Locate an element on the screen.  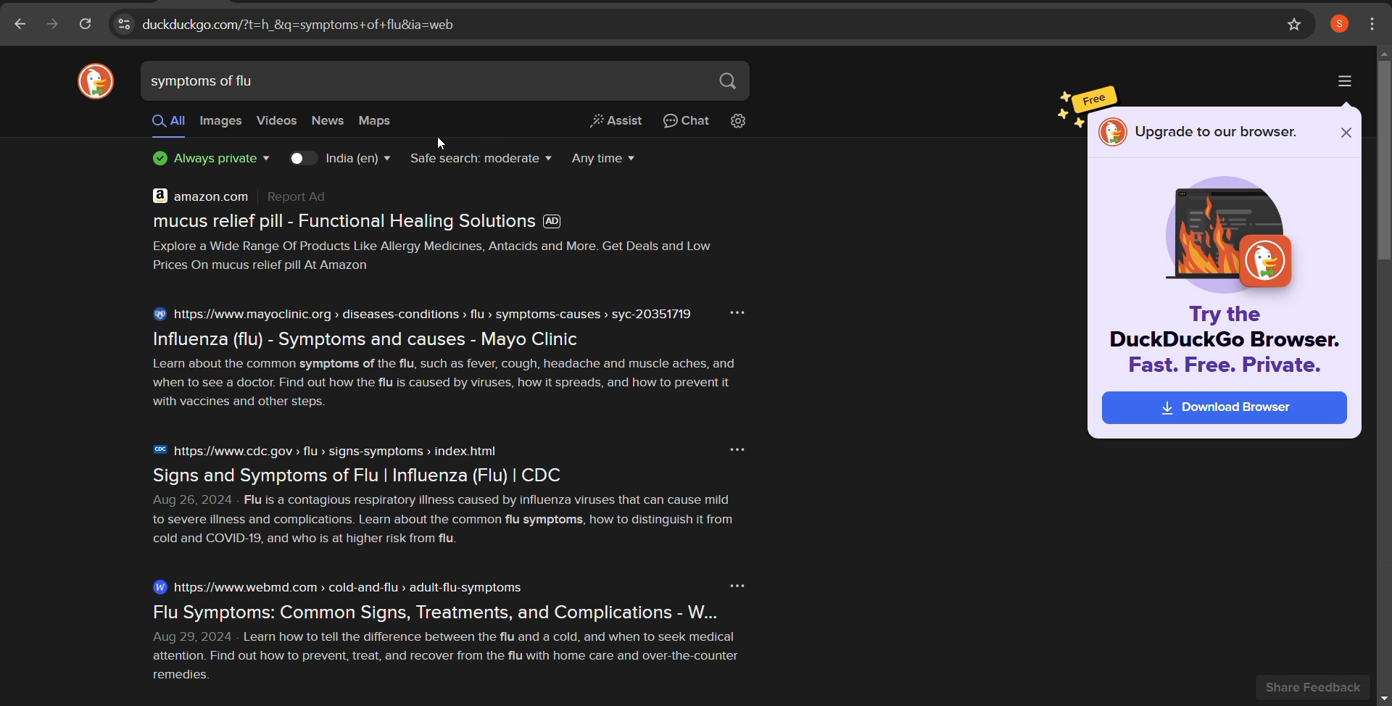
more options is located at coordinates (1346, 82).